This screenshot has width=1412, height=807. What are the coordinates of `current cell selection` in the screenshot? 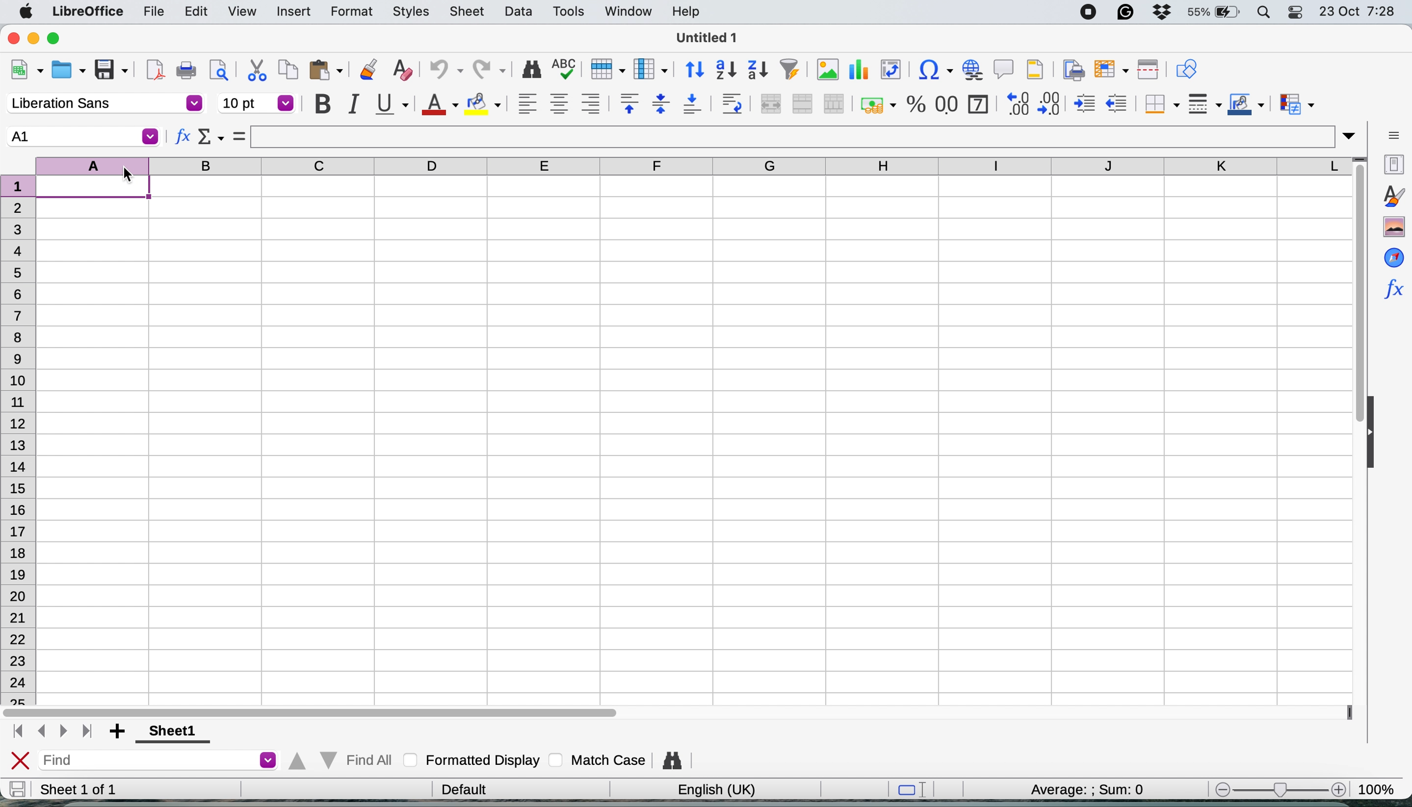 It's located at (79, 136).